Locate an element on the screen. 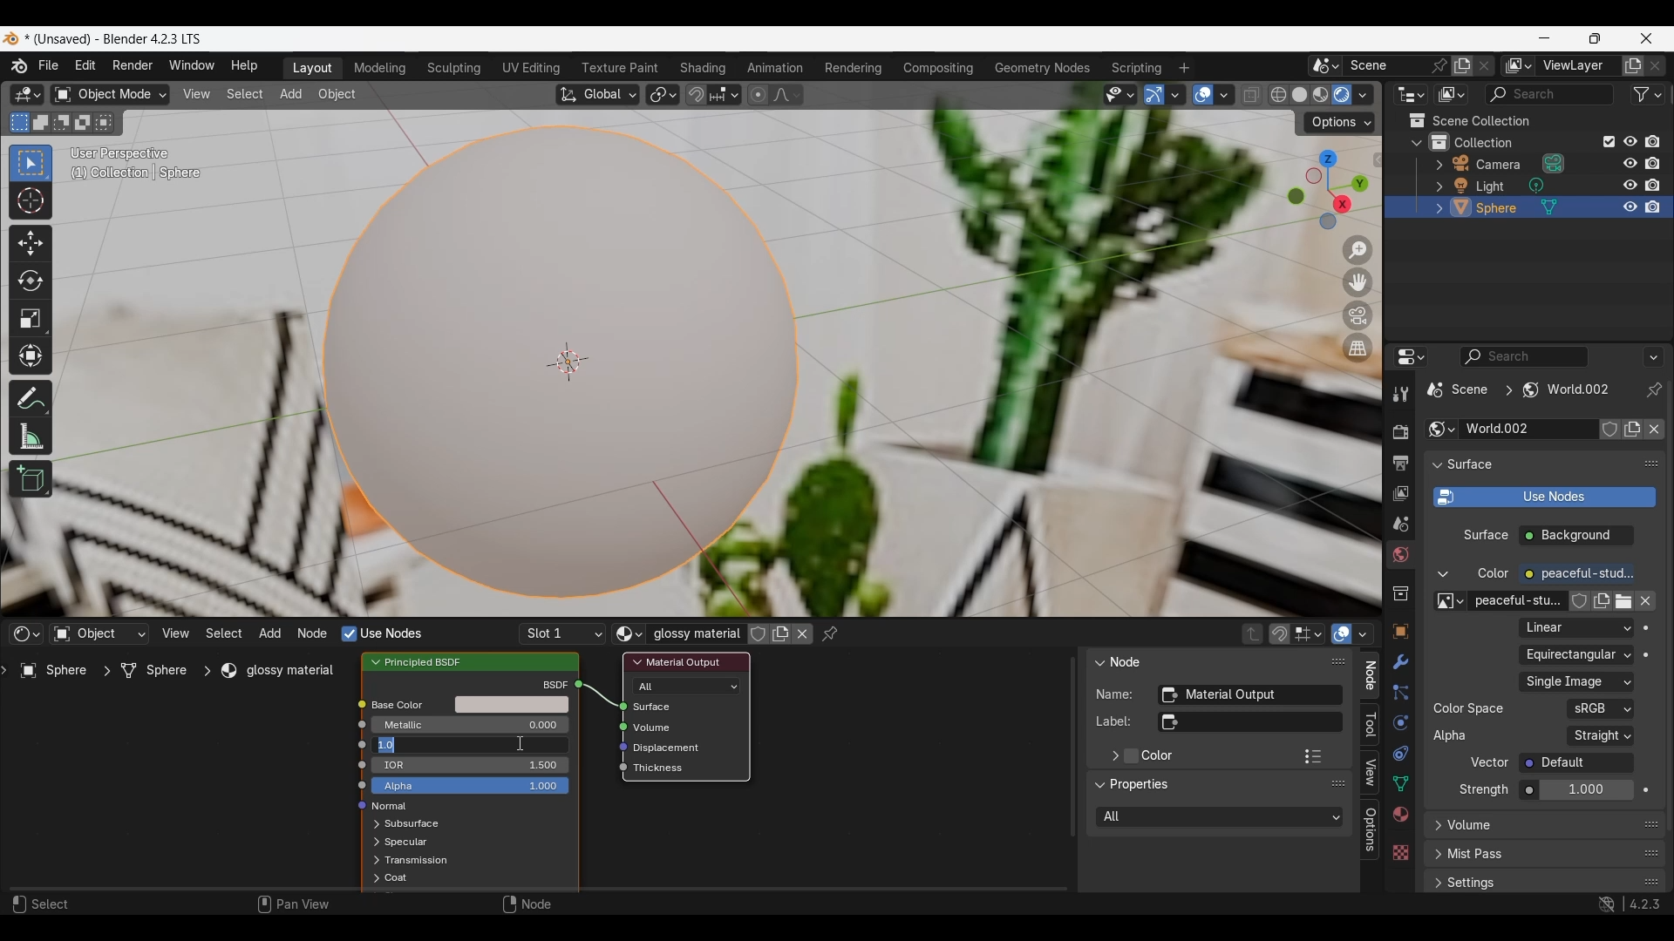  Gizmo options is located at coordinates (1174, 95).